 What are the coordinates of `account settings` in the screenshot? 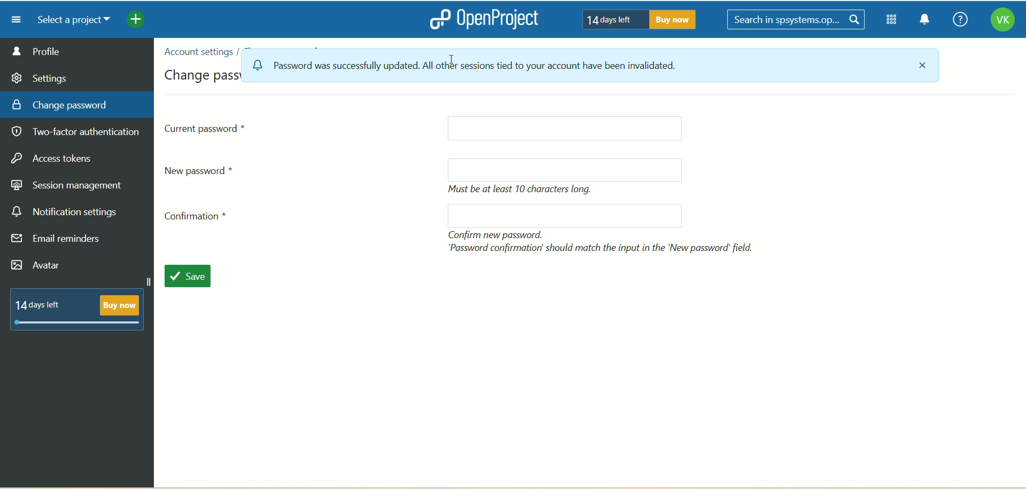 It's located at (197, 52).